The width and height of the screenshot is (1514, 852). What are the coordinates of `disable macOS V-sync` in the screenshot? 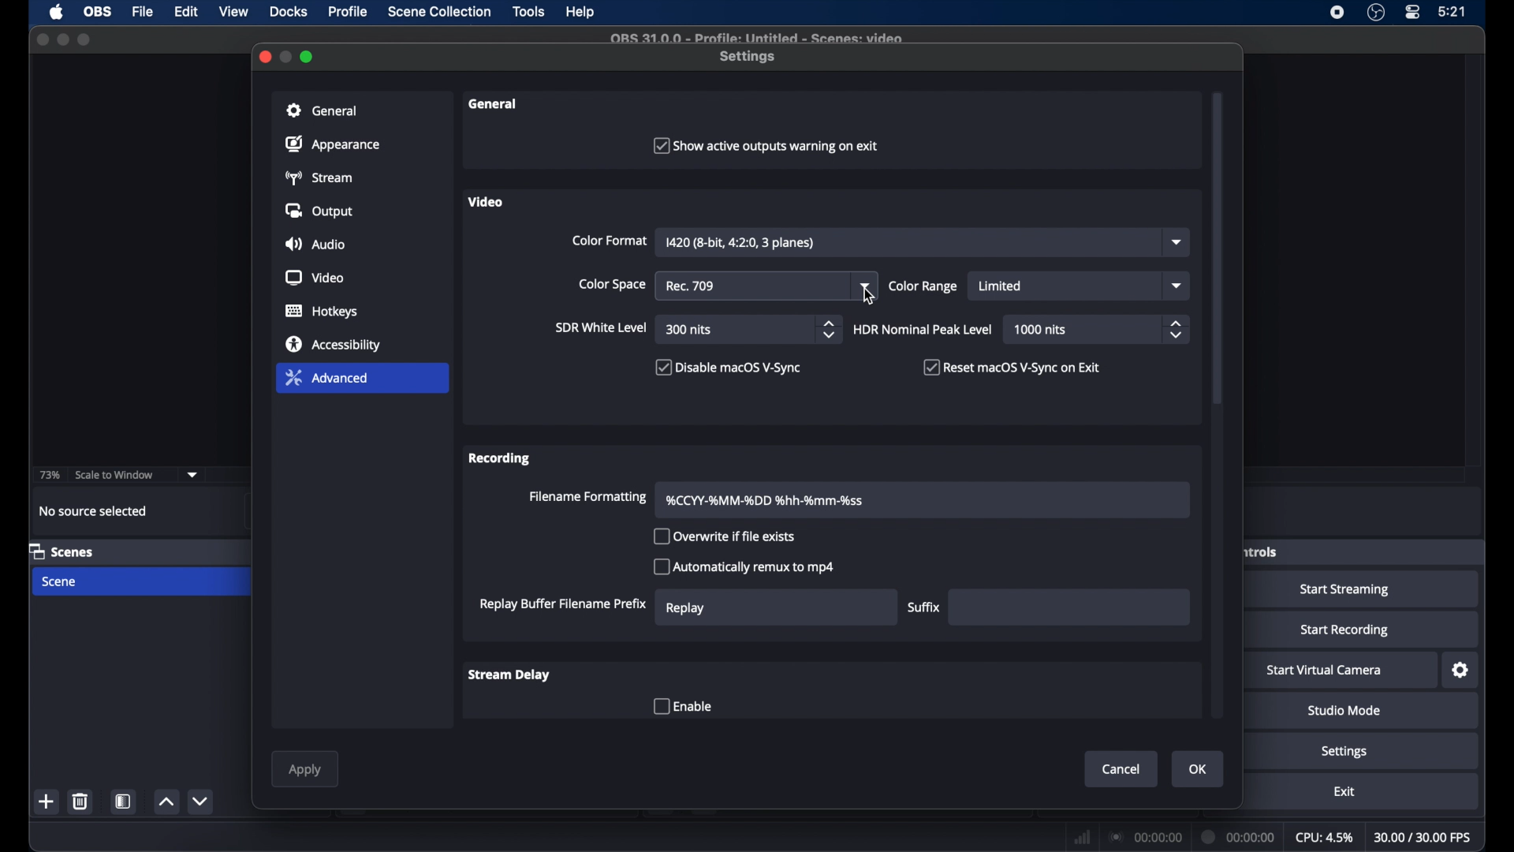 It's located at (729, 367).